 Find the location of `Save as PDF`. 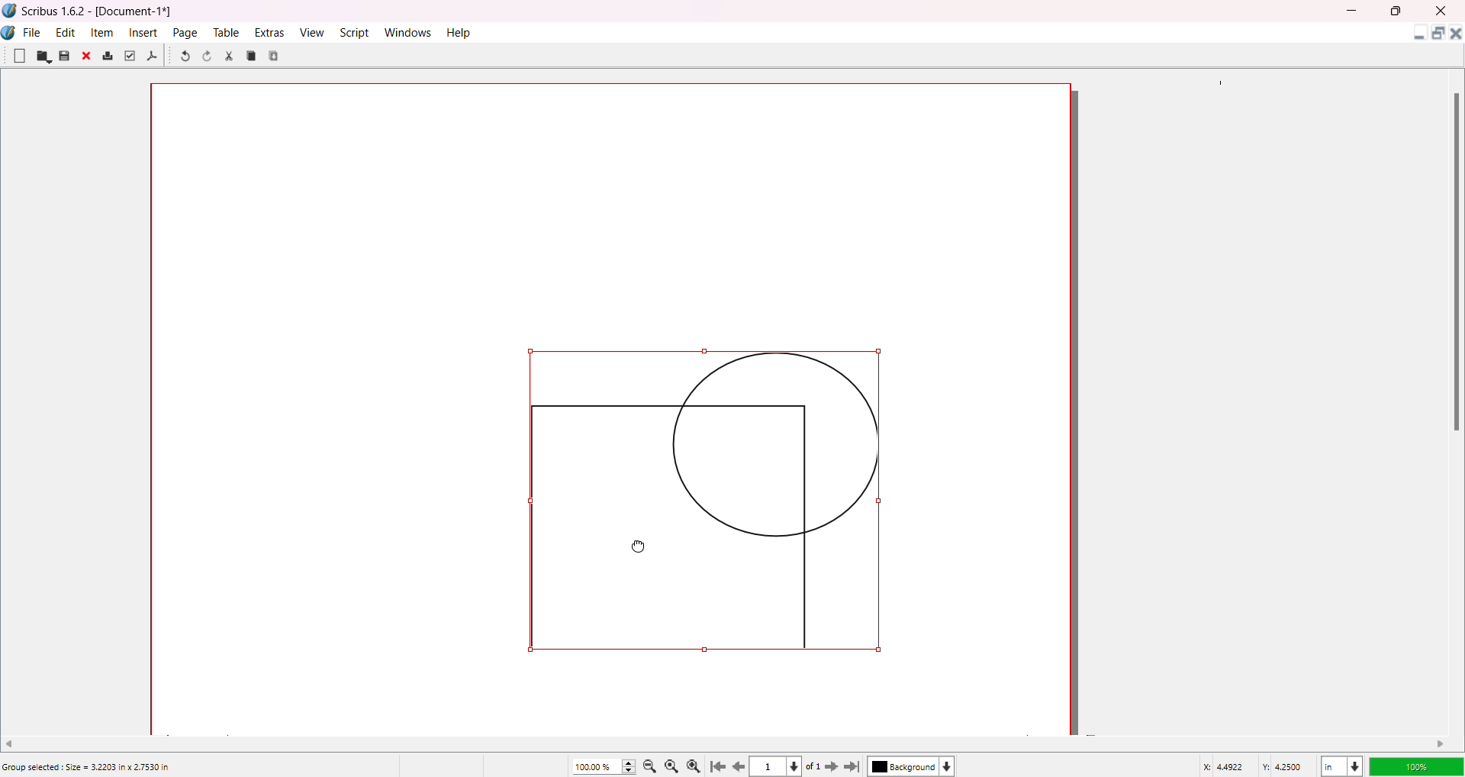

Save as PDF is located at coordinates (153, 56).